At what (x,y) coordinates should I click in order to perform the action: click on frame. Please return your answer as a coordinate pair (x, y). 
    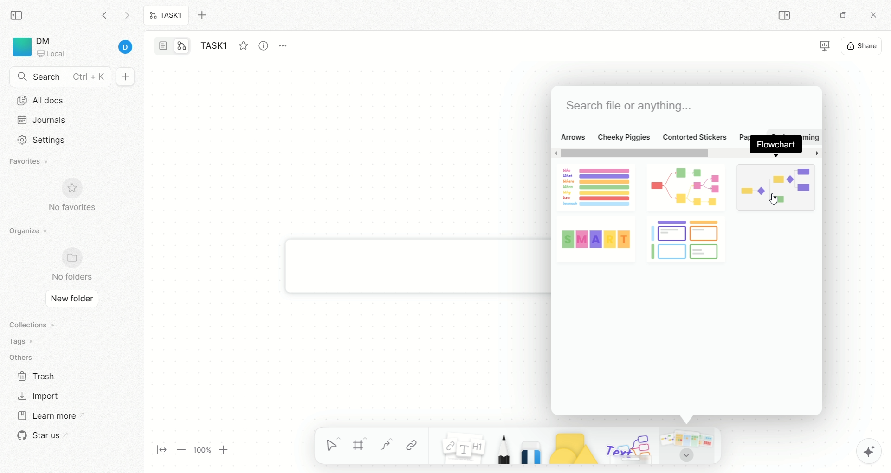
    Looking at the image, I should click on (363, 447).